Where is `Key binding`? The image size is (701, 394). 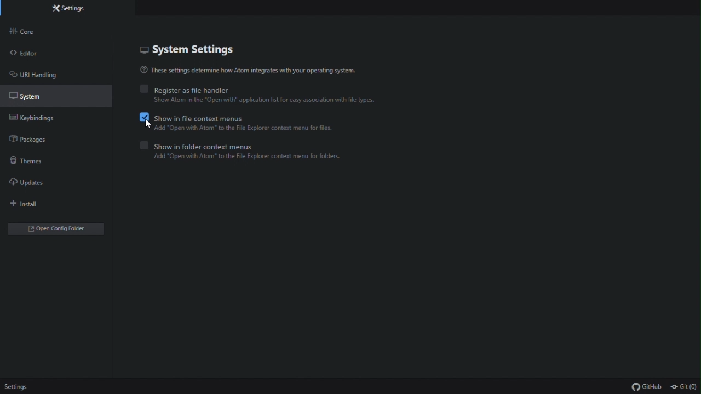 Key binding is located at coordinates (37, 120).